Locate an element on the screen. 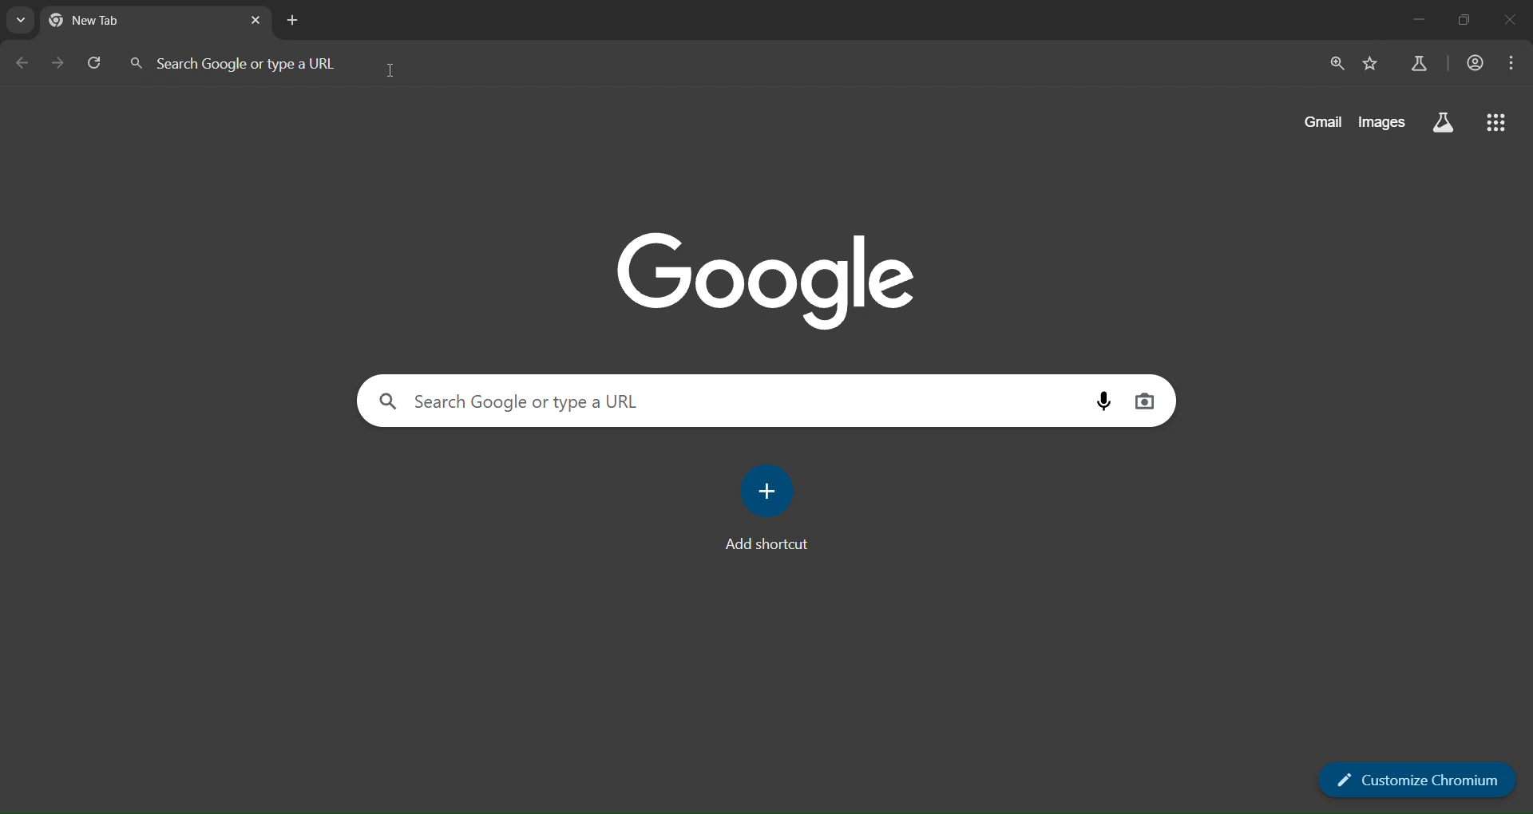 This screenshot has height=814, width=1533. search labs is located at coordinates (1444, 123).